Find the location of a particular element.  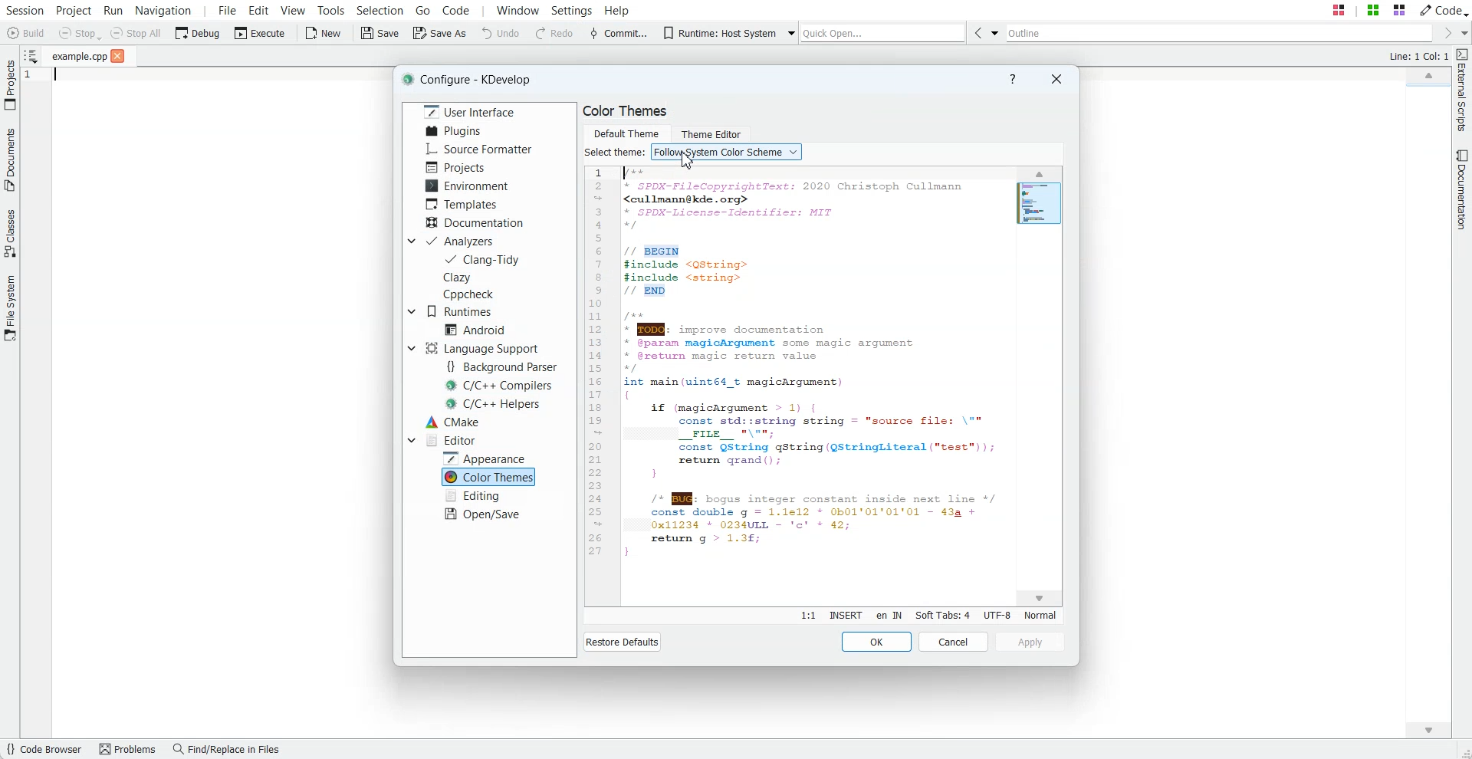

Drop down box is located at coordinates (410, 241).